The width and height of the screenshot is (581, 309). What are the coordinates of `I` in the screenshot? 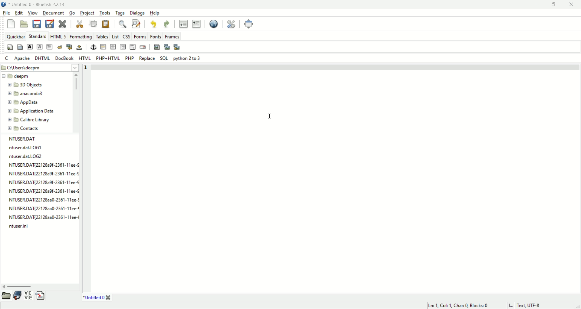 It's located at (512, 305).